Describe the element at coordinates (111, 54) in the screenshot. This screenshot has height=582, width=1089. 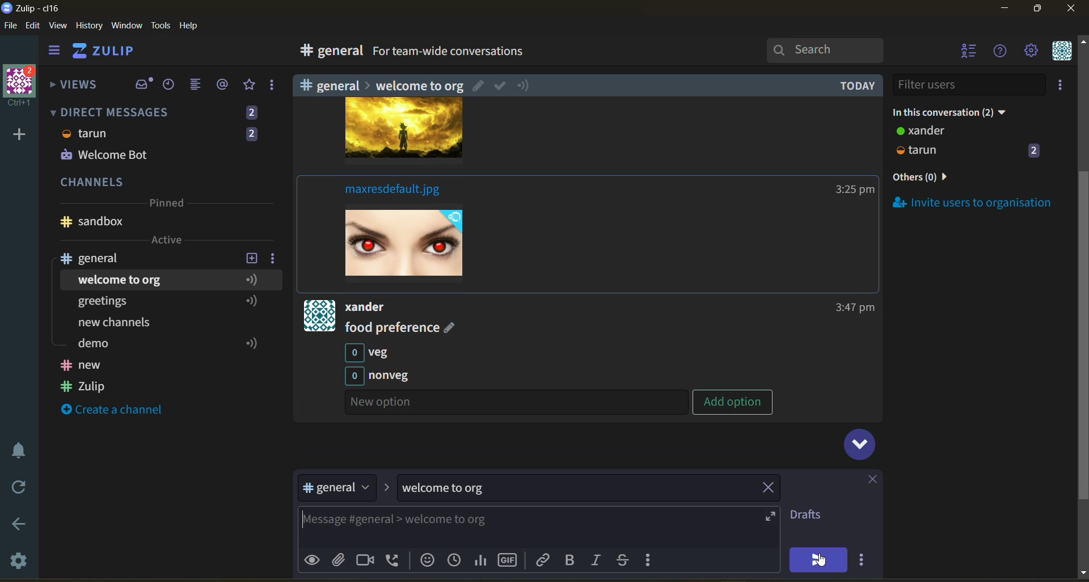
I see `home view` at that location.